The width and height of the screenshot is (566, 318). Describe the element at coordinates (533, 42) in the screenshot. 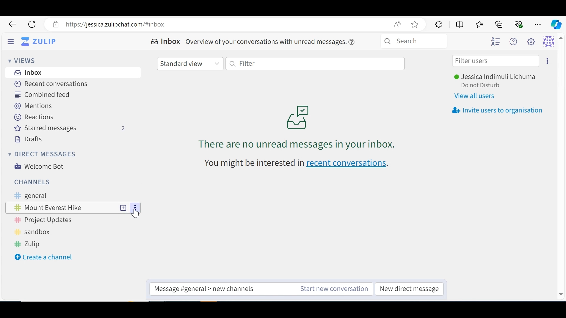

I see `main settings` at that location.